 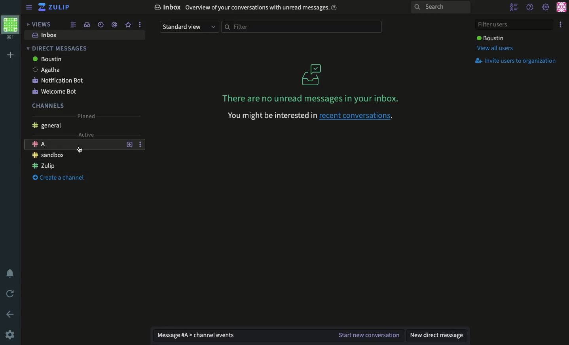 What do you see at coordinates (45, 35) in the screenshot?
I see `Inbox` at bounding box center [45, 35].